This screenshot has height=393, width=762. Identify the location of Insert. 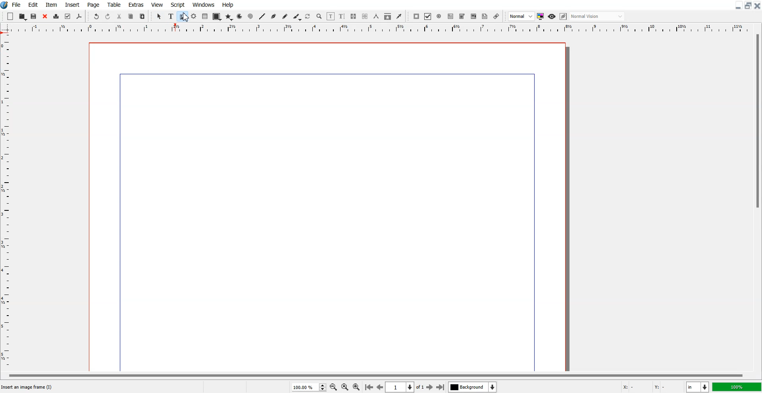
(71, 4).